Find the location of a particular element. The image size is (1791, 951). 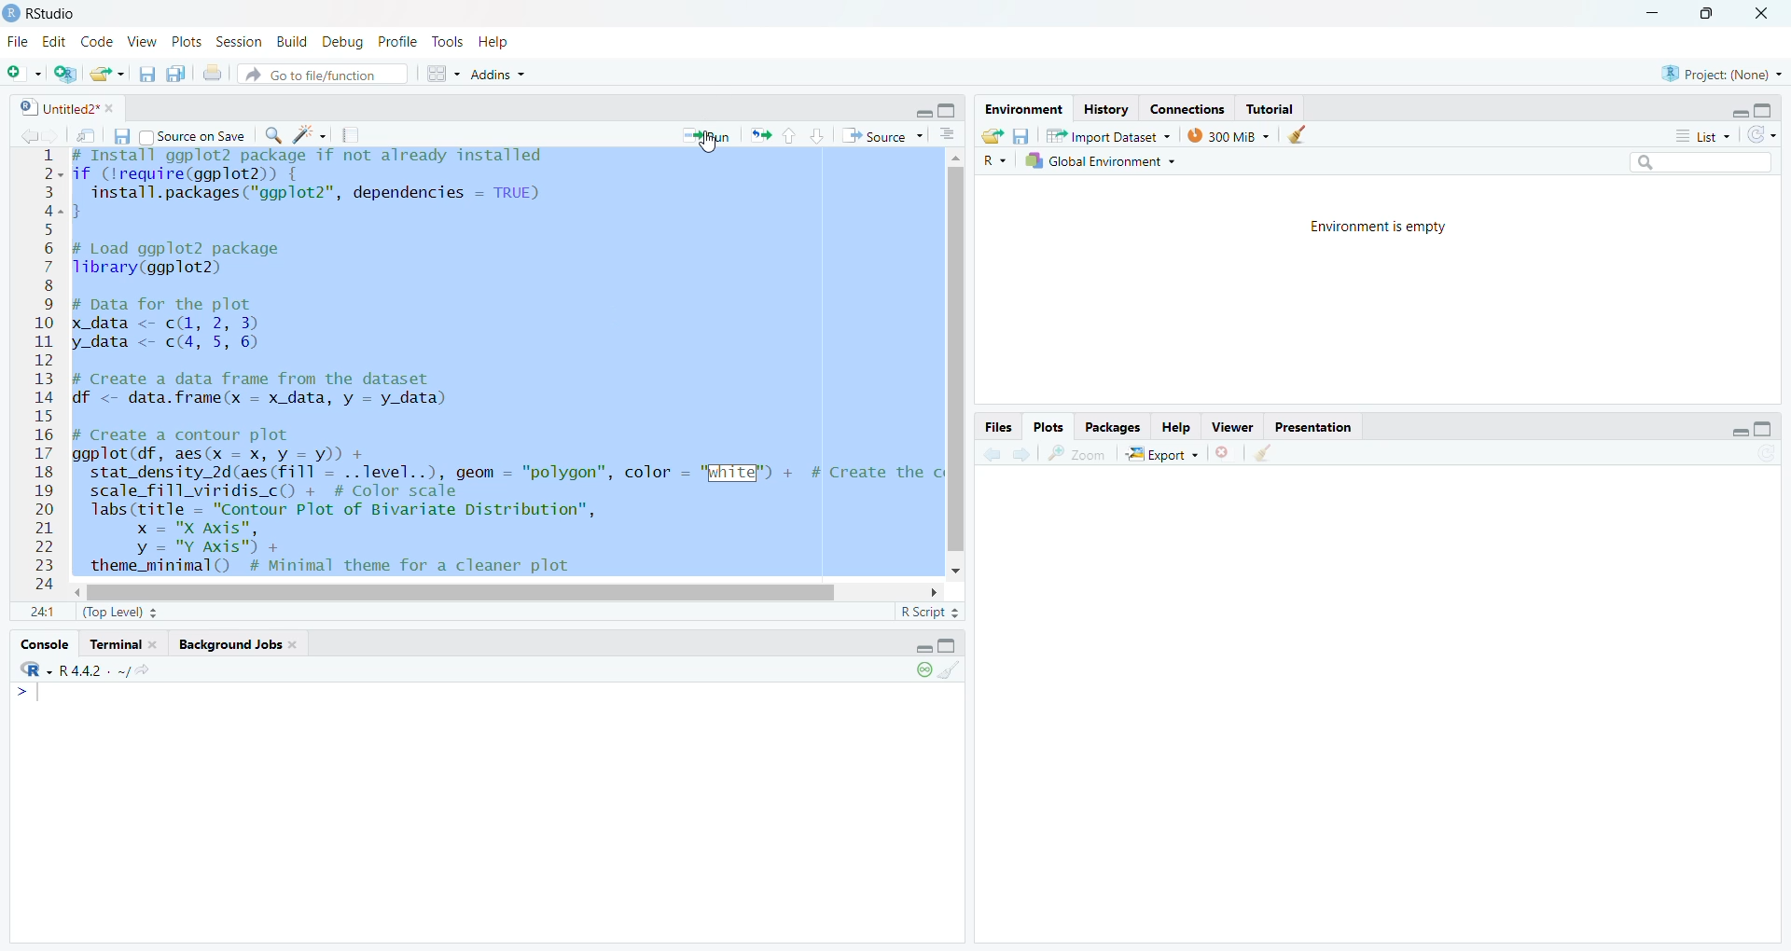

clear current plots is located at coordinates (1223, 453).